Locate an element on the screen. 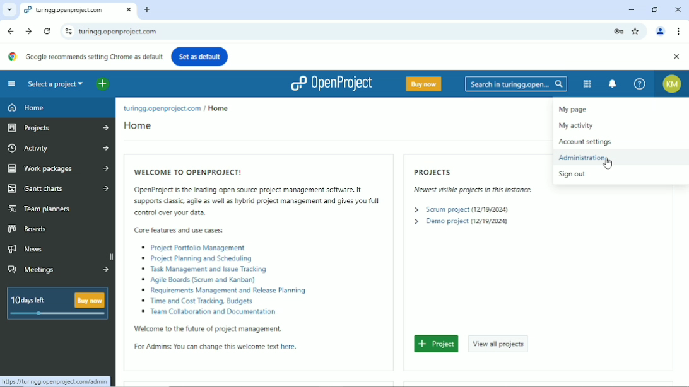  cursor is located at coordinates (607, 165).